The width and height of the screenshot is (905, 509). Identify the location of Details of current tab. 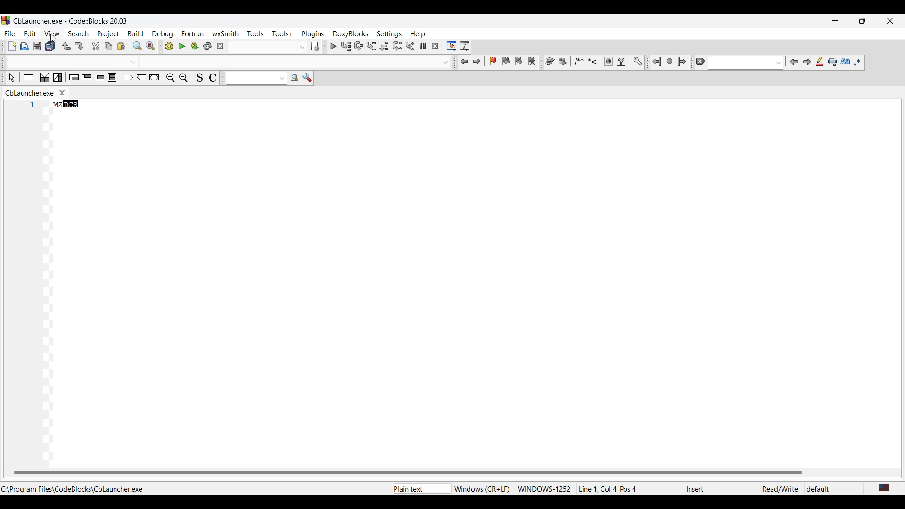
(613, 488).